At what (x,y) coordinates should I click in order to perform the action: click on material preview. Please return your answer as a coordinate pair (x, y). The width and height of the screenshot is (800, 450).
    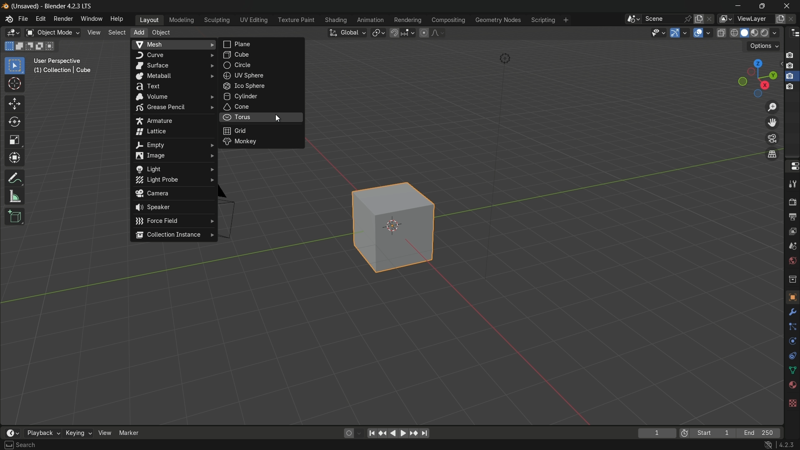
    Looking at the image, I should click on (771, 33).